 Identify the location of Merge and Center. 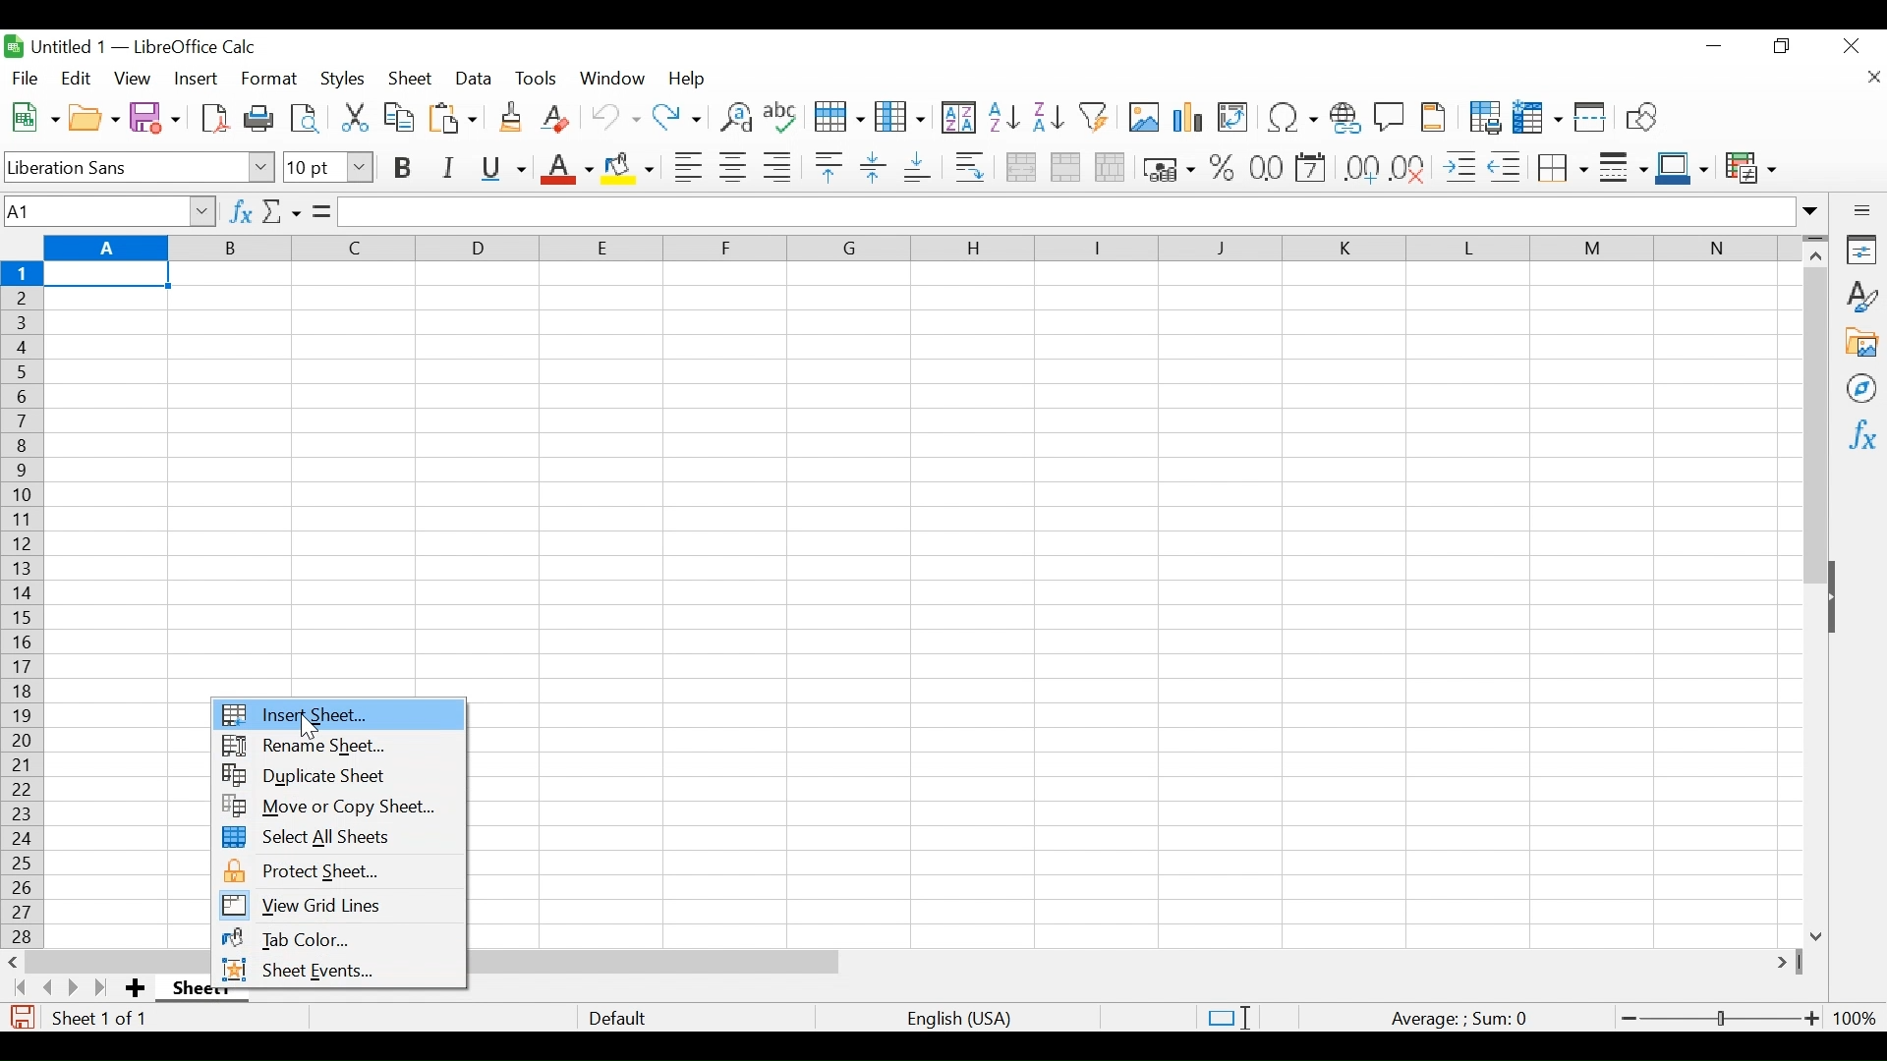
(1018, 167).